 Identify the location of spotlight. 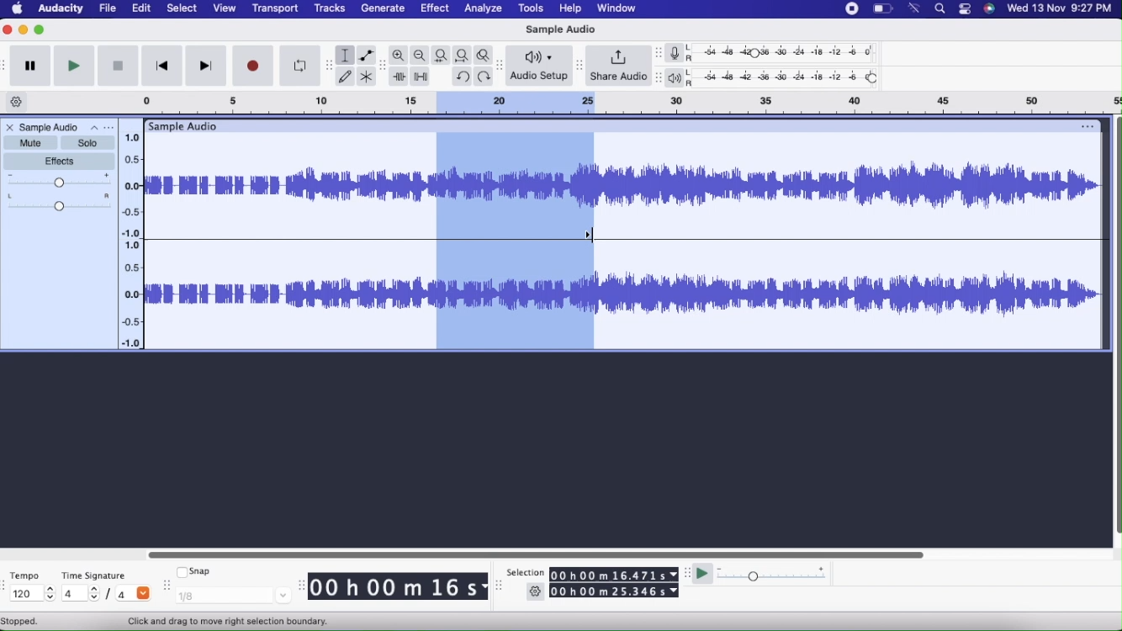
(940, 10).